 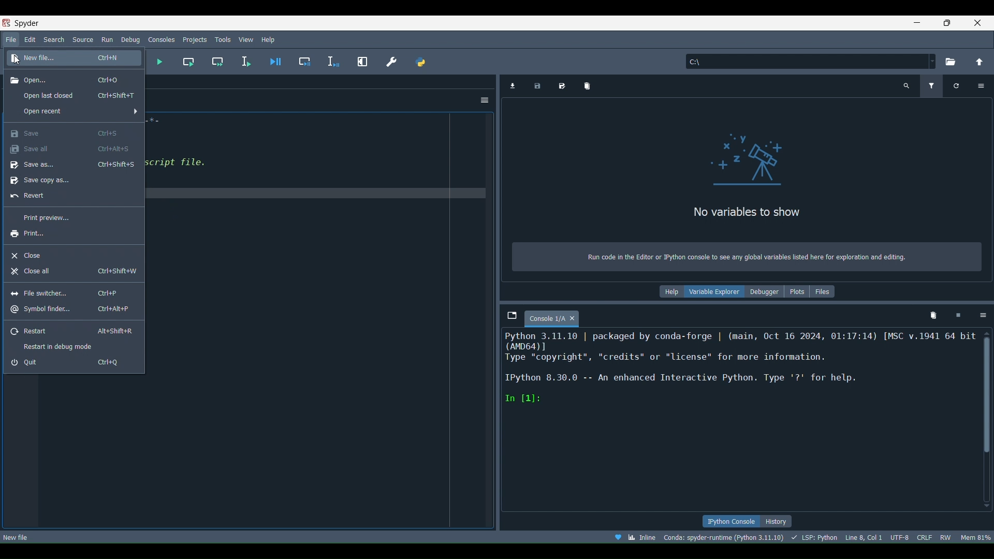 I want to click on Restart, so click(x=72, y=329).